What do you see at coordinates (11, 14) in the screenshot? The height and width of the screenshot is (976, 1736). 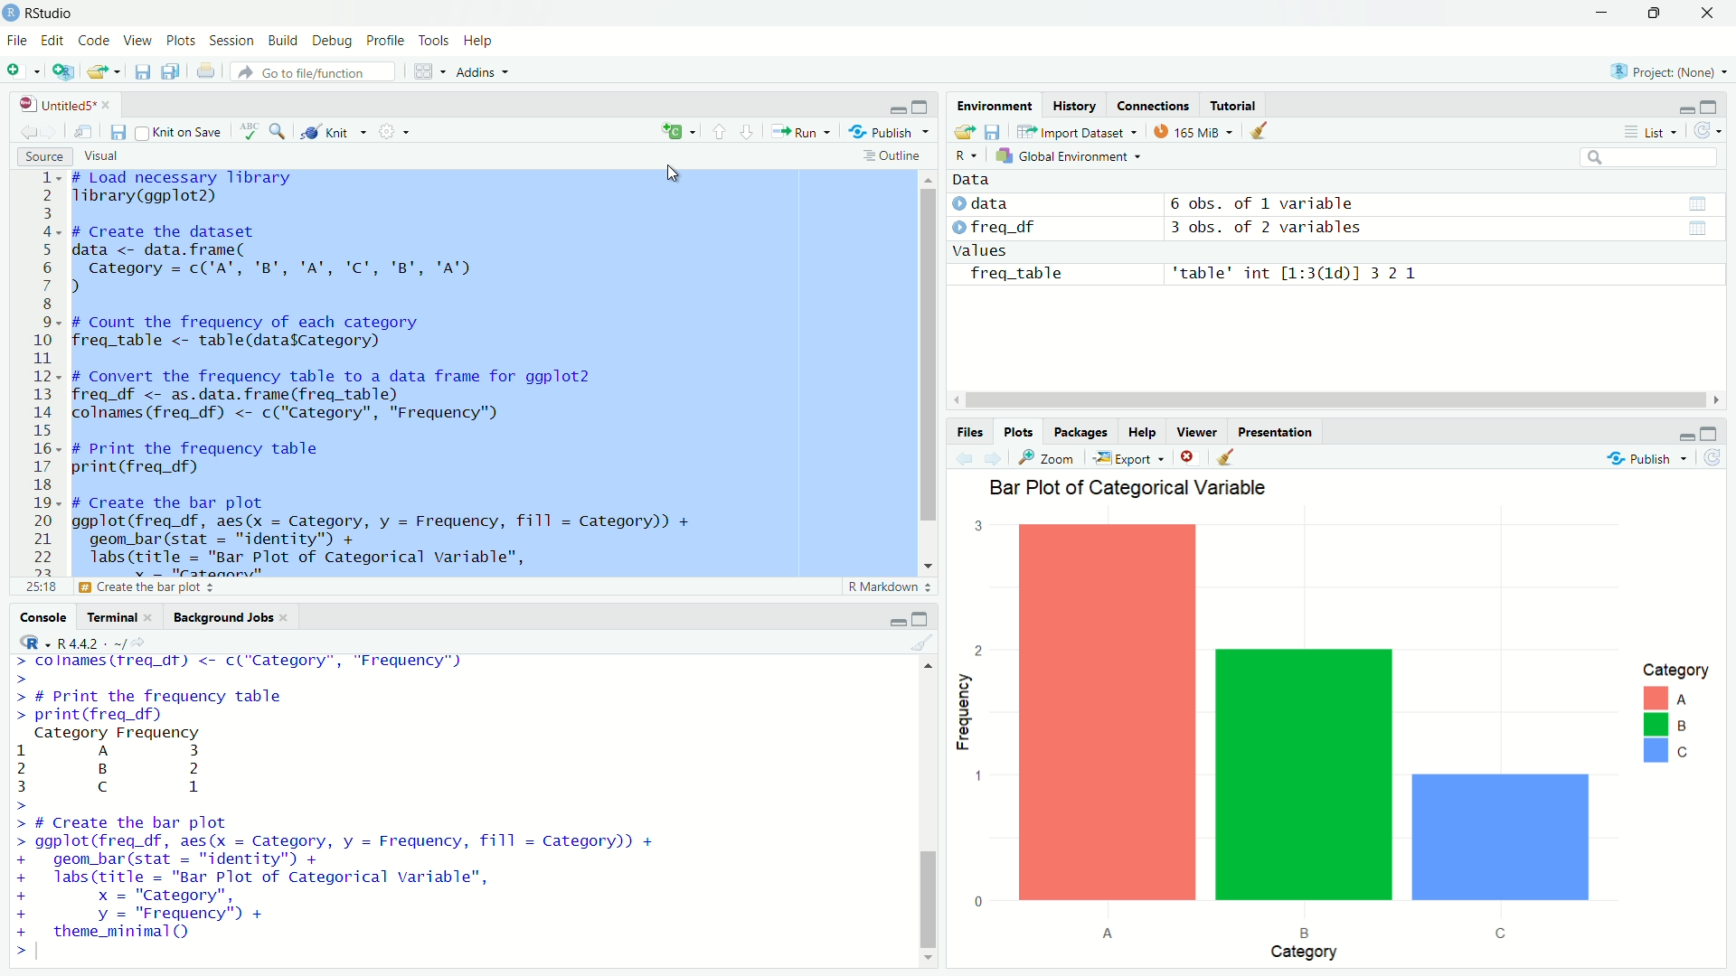 I see `app icon` at bounding box center [11, 14].